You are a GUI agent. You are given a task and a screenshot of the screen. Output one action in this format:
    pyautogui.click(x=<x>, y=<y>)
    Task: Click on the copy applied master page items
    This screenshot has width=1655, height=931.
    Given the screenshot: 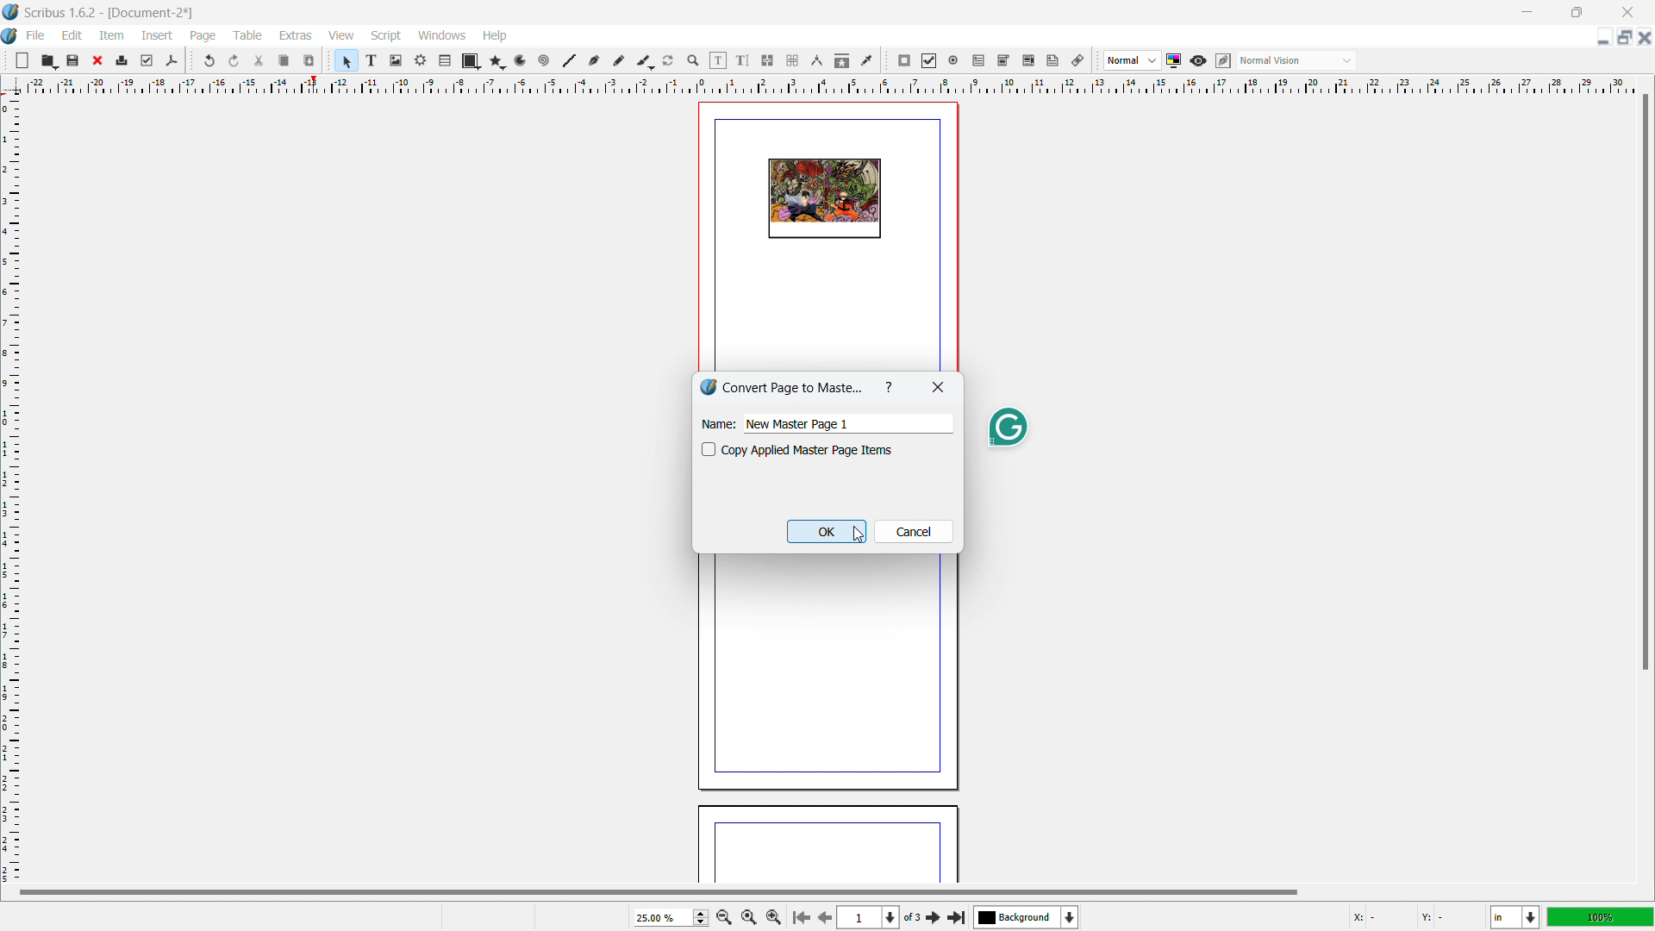 What is the action you would take?
    pyautogui.click(x=709, y=449)
    